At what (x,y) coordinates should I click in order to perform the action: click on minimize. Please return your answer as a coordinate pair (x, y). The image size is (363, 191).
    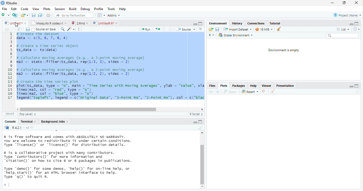
    Looking at the image, I should click on (332, 3).